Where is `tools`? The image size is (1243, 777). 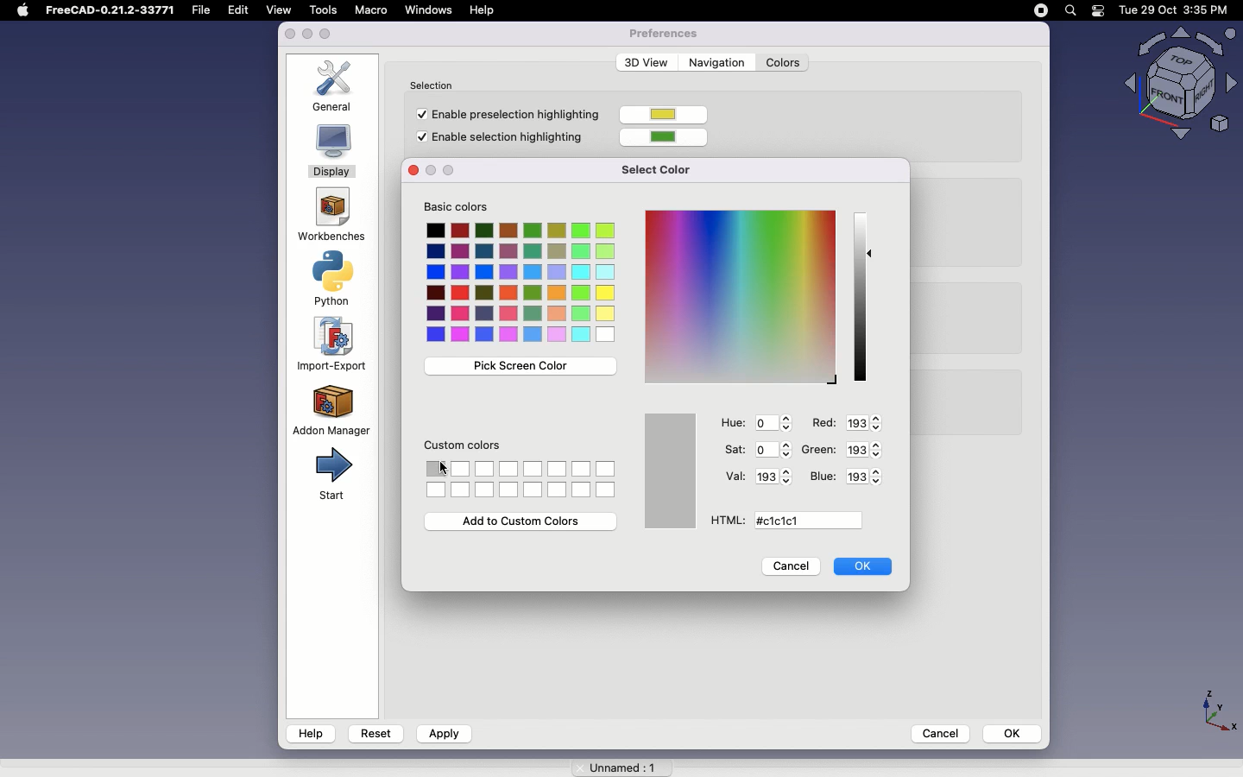
tools is located at coordinates (322, 9).